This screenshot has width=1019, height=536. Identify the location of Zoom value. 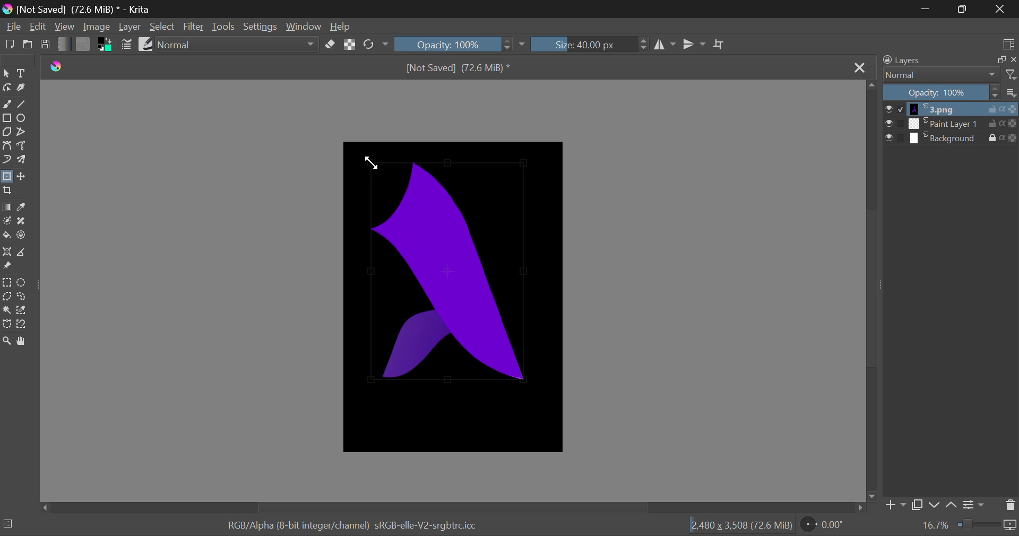
(936, 525).